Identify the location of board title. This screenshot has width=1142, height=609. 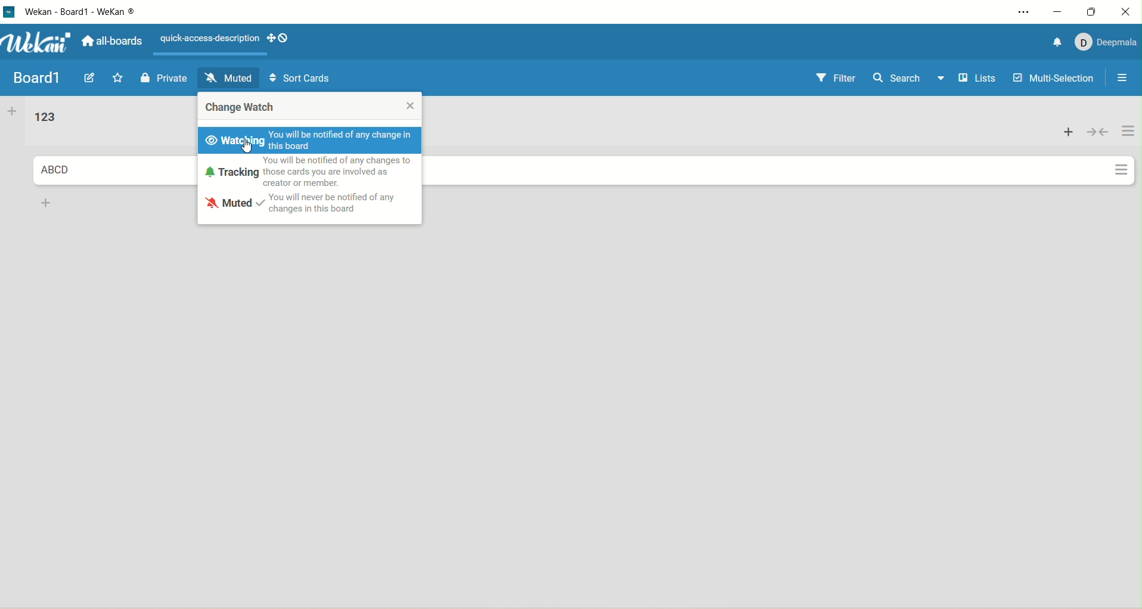
(35, 77).